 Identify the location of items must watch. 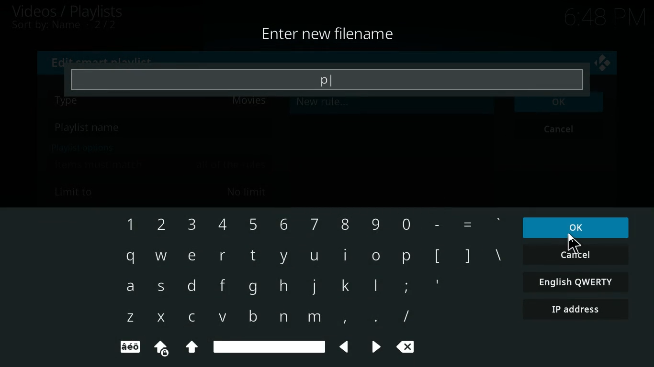
(160, 165).